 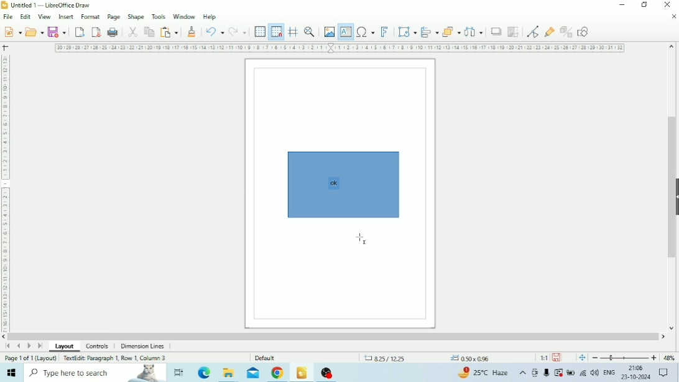 I want to click on OBS Studio, so click(x=330, y=373).